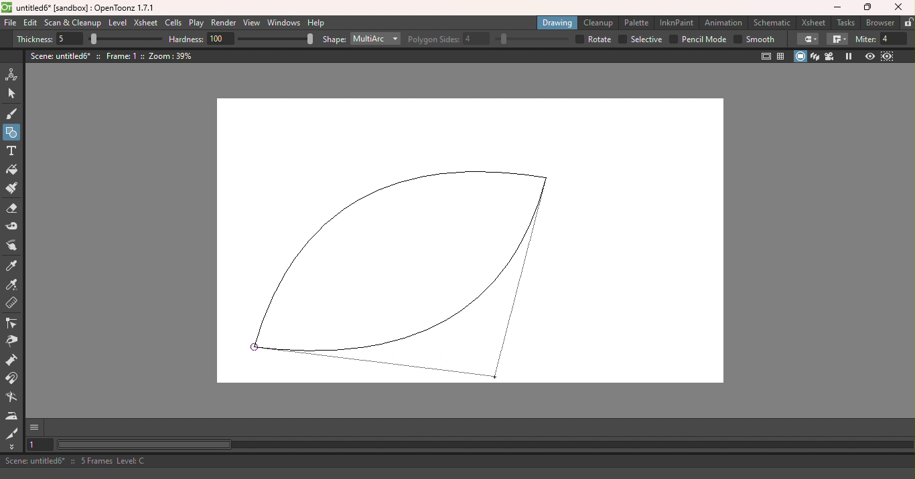  I want to click on Camera view, so click(829, 57).